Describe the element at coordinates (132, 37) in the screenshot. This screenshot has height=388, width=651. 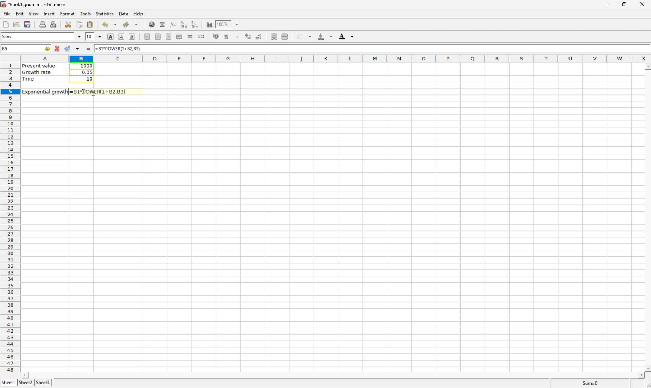
I see `Underline` at that location.